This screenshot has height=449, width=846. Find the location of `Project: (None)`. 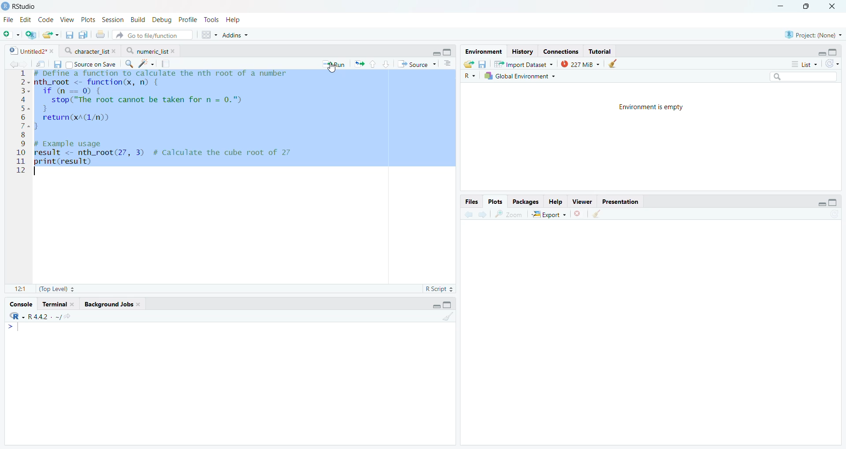

Project: (None) is located at coordinates (813, 34).